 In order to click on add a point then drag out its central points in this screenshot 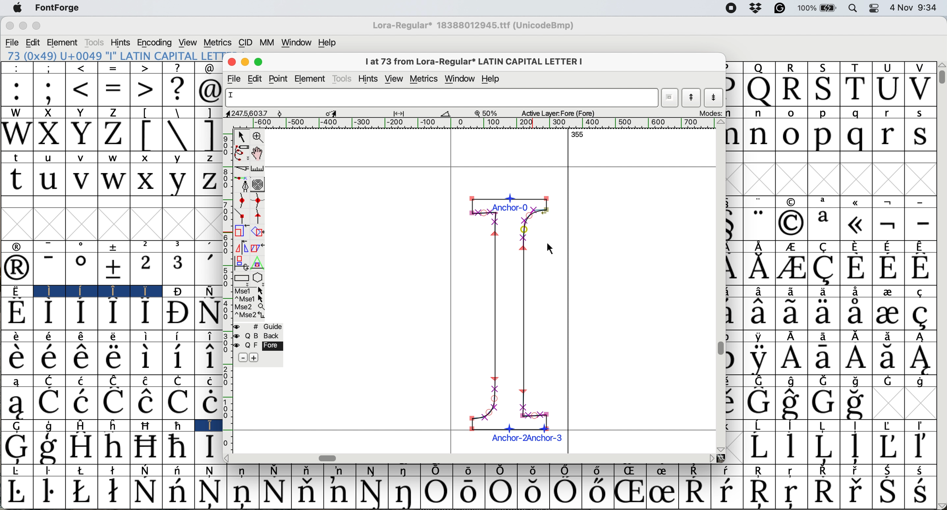, I will do `click(243, 185)`.